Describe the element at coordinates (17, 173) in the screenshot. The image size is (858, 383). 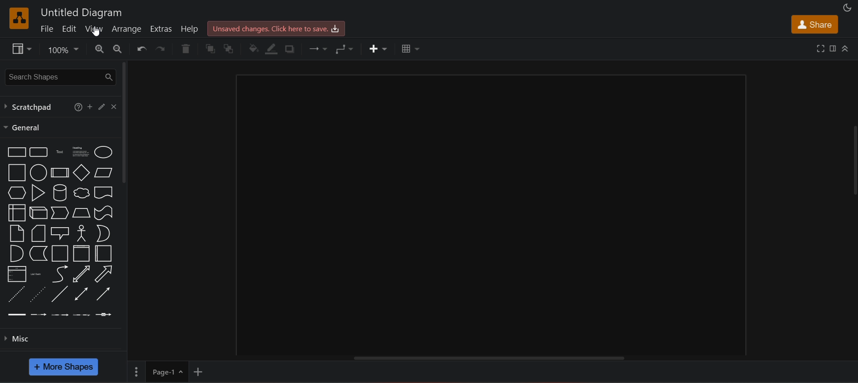
I see `square` at that location.